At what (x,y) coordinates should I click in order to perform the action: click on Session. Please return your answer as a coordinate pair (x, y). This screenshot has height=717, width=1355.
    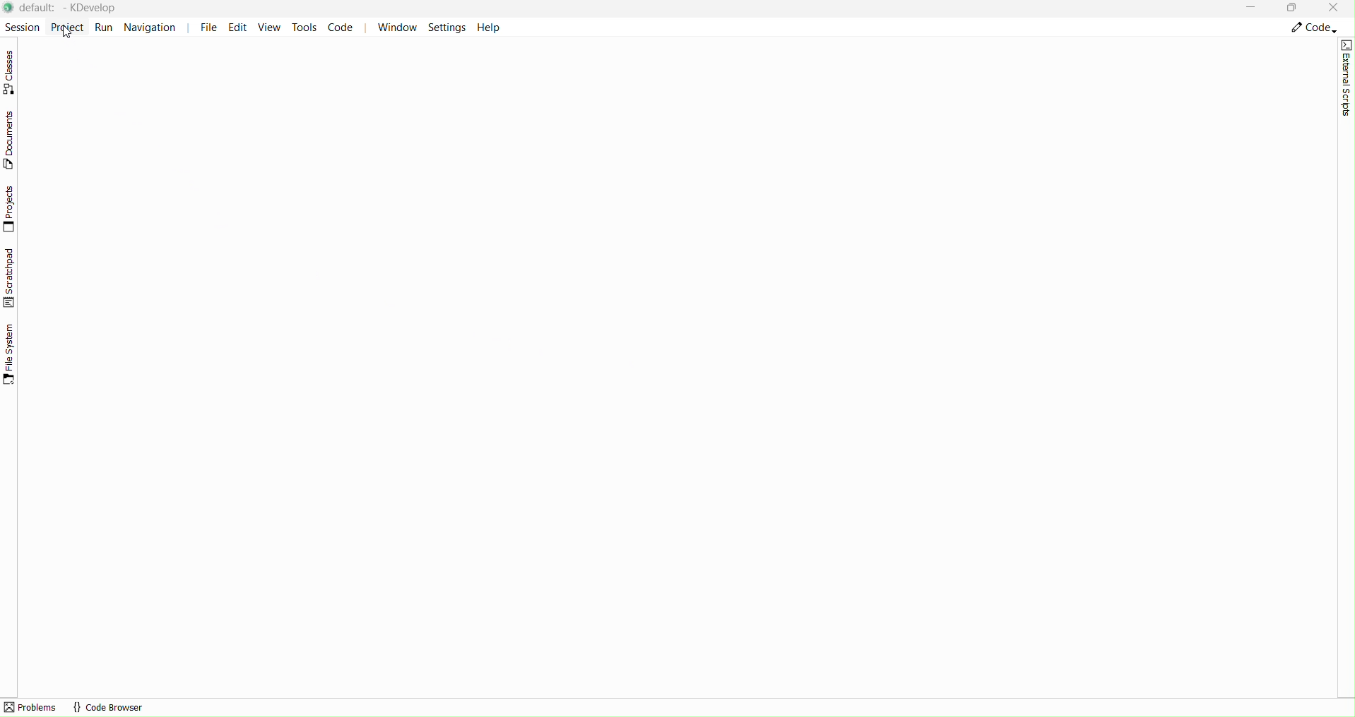
    Looking at the image, I should click on (20, 25).